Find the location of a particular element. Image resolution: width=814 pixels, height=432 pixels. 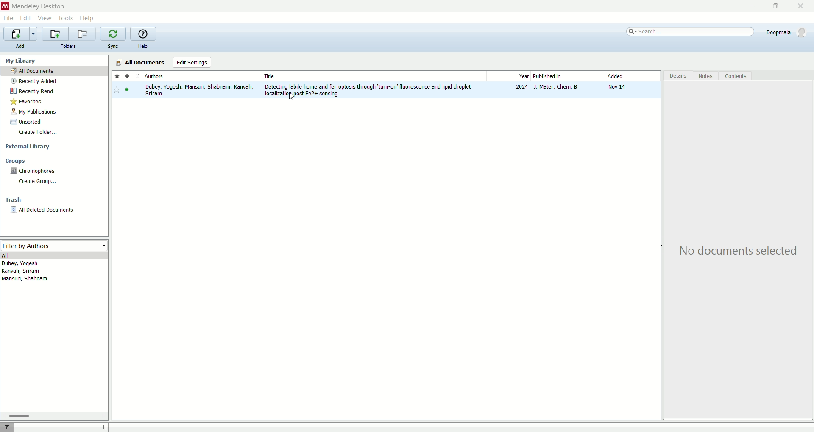

create folder is located at coordinates (38, 132).